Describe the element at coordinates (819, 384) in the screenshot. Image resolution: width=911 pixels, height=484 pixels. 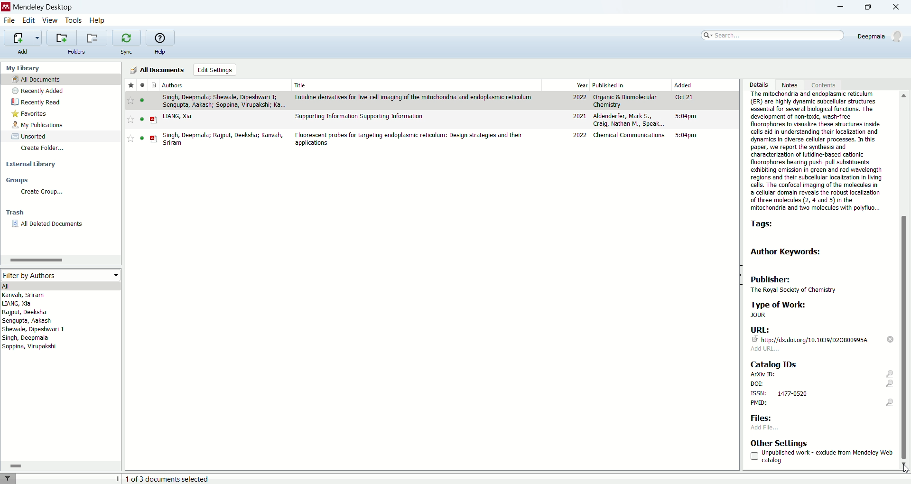
I see `DOI: ` at that location.